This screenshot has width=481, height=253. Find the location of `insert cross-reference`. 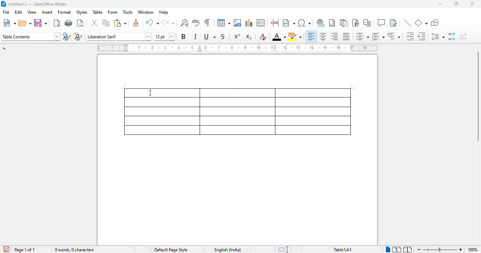

insert cross-reference is located at coordinates (367, 22).